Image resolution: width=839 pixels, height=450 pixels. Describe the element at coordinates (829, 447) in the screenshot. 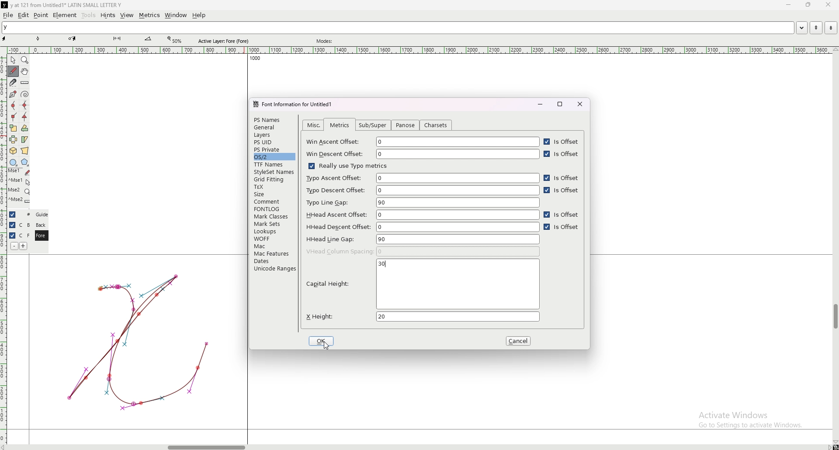

I see `scroll right` at that location.